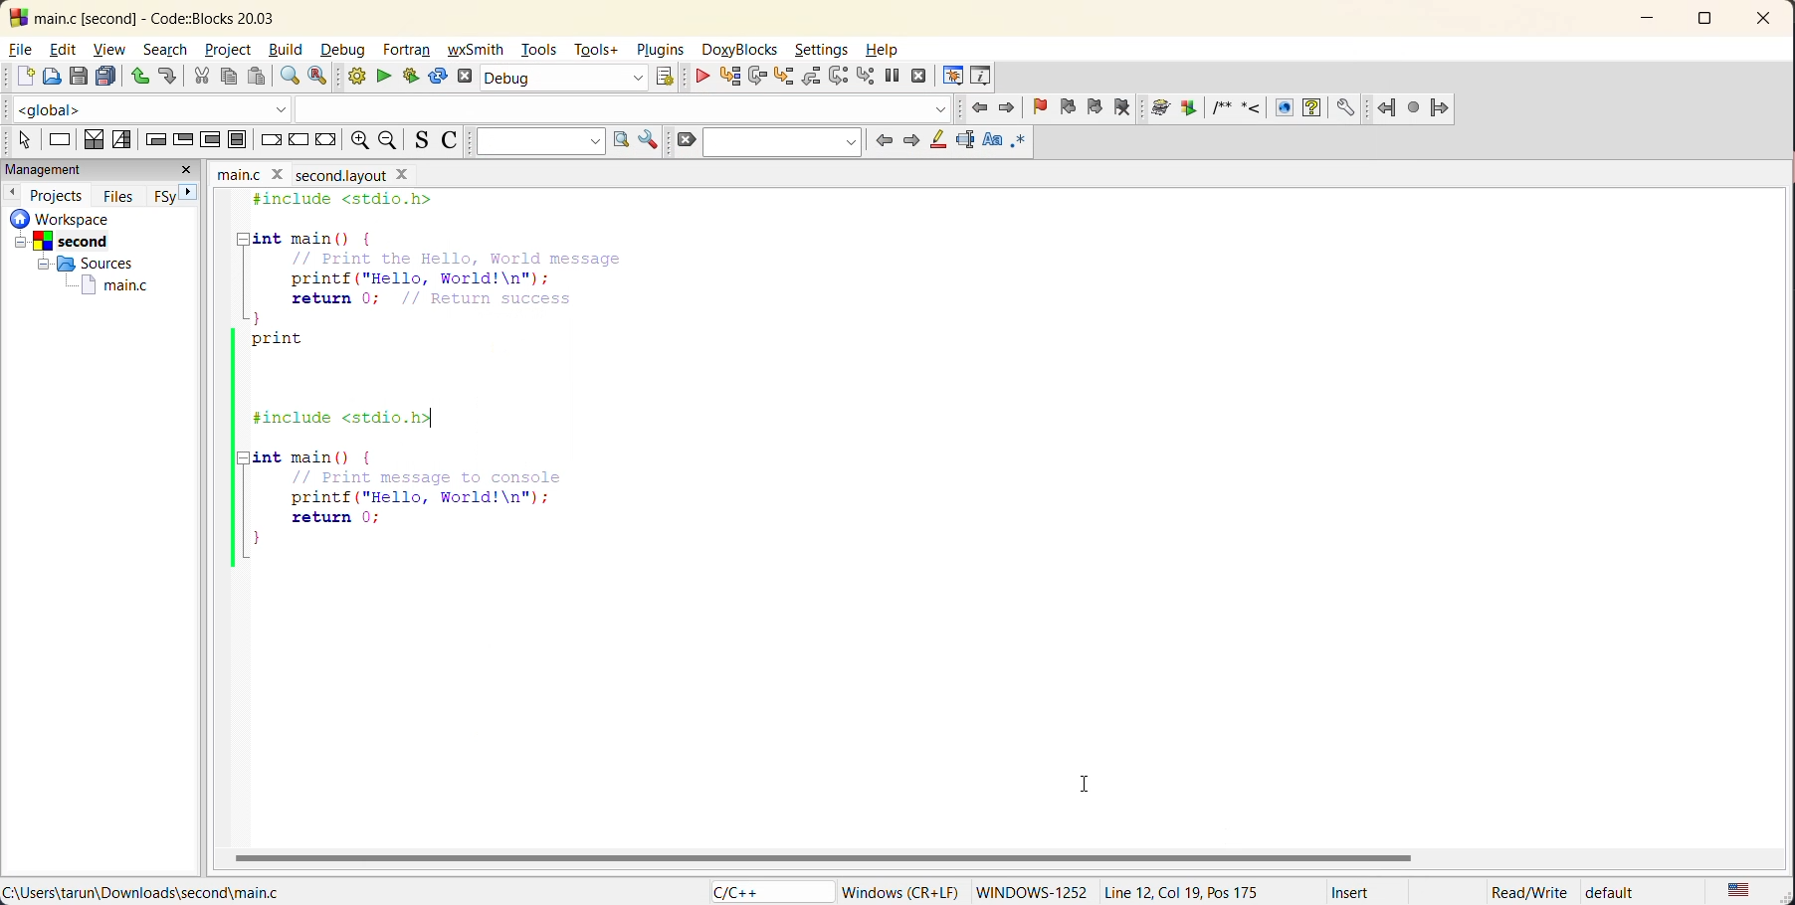  What do you see at coordinates (935, 141) in the screenshot?
I see `highlight` at bounding box center [935, 141].